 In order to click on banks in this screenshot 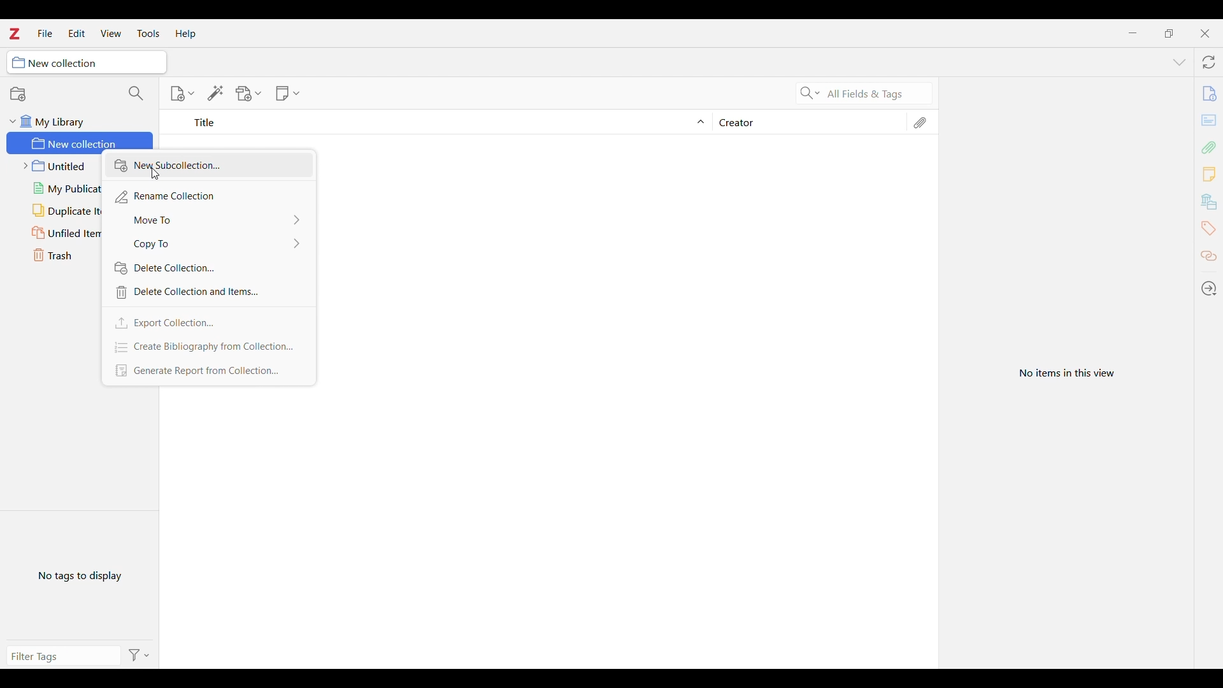, I will do `click(1210, 202)`.